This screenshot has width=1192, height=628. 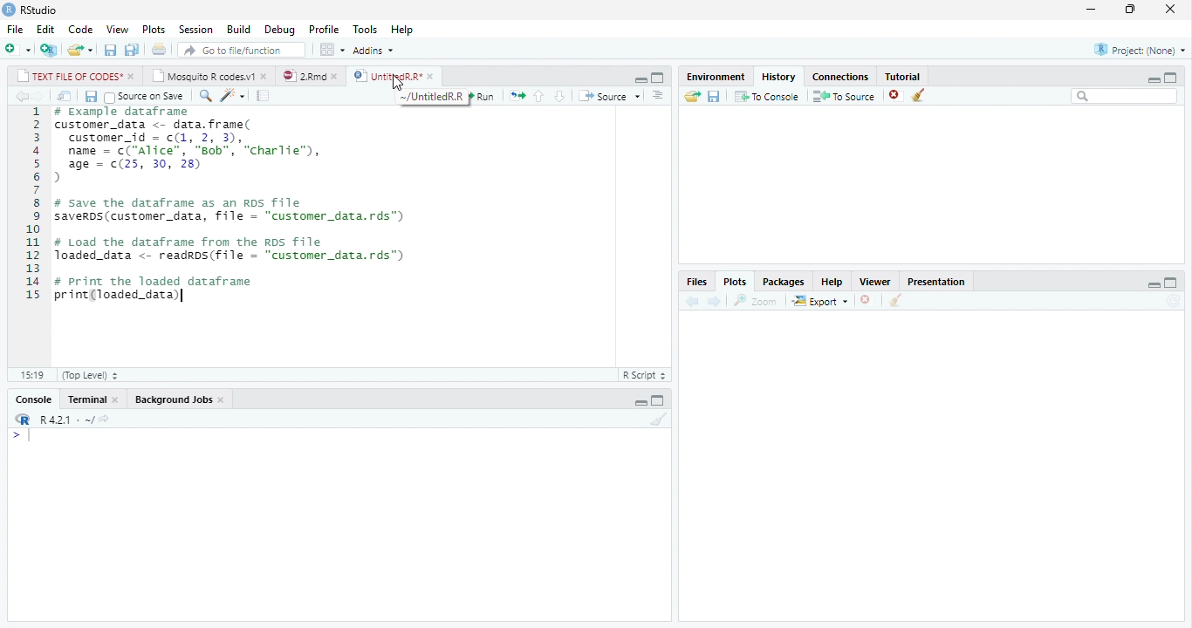 What do you see at coordinates (132, 51) in the screenshot?
I see `save all` at bounding box center [132, 51].